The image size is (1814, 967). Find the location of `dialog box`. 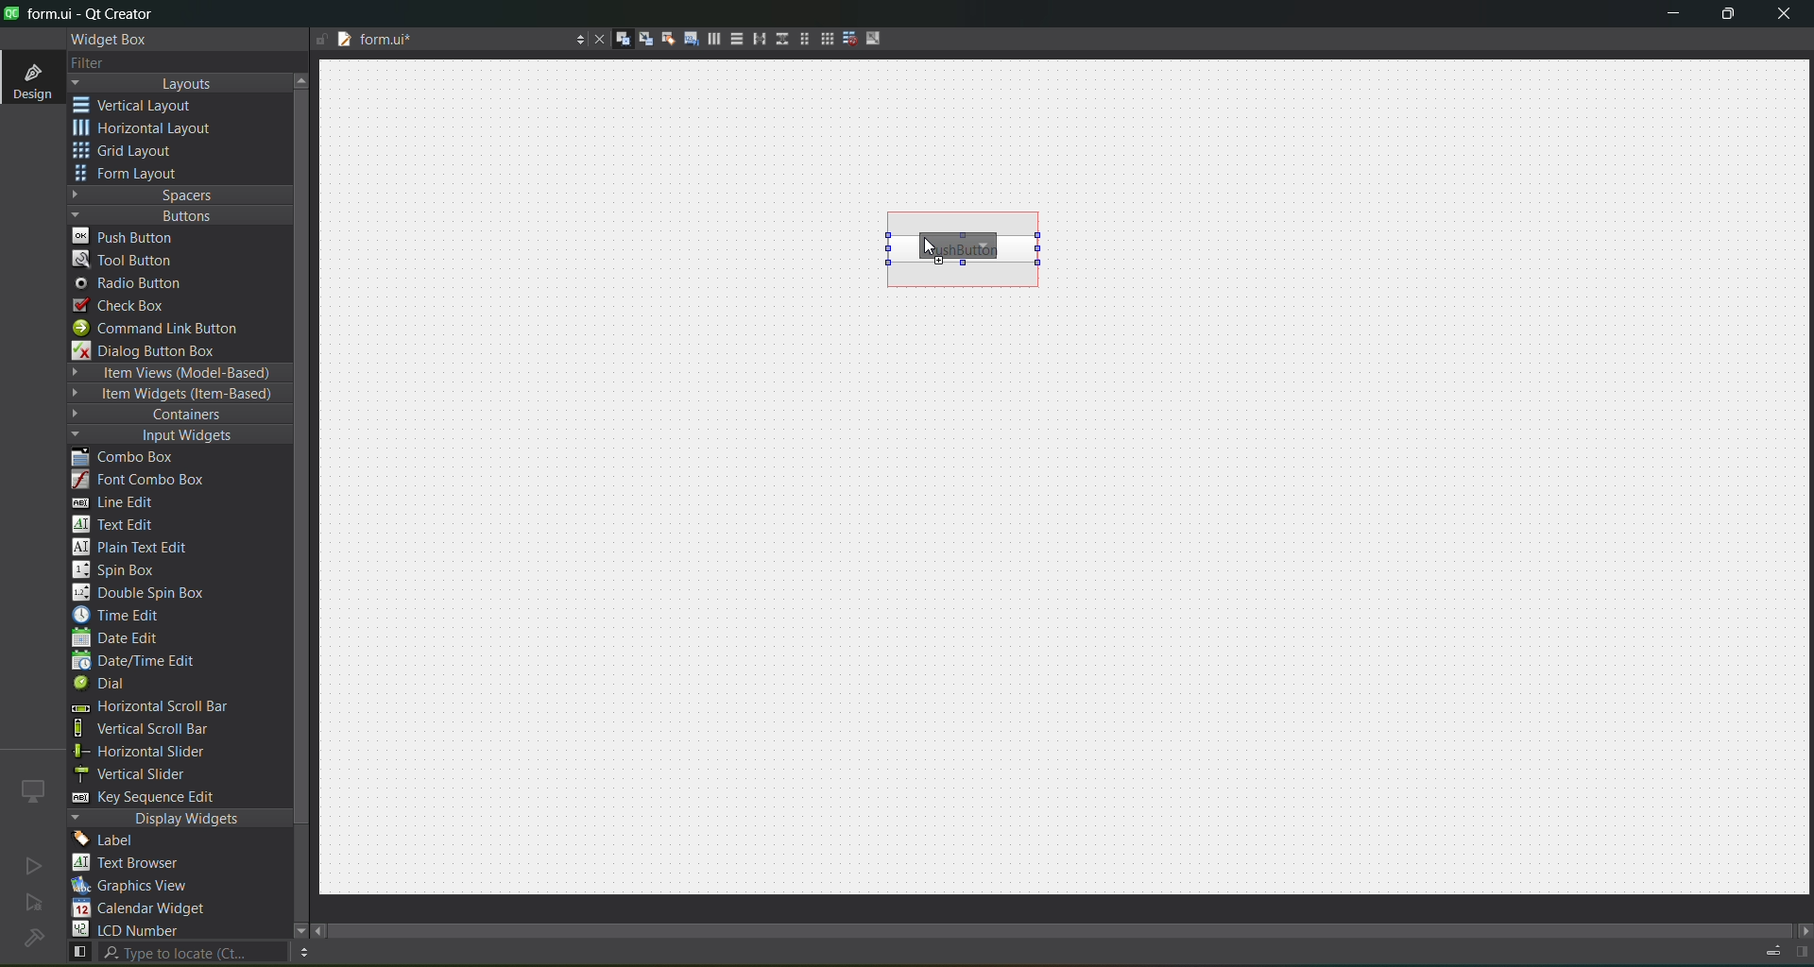

dialog box is located at coordinates (158, 350).